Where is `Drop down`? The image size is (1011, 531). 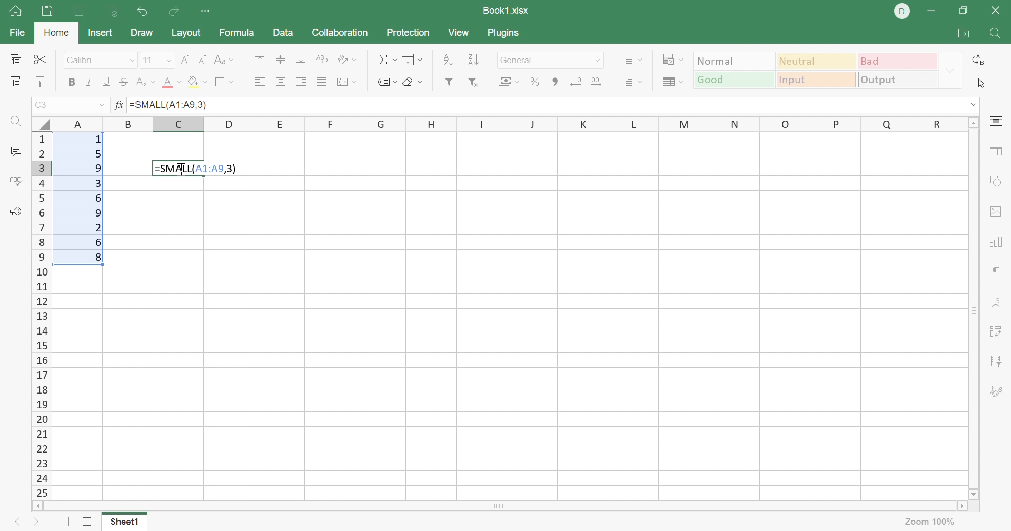
Drop down is located at coordinates (950, 73).